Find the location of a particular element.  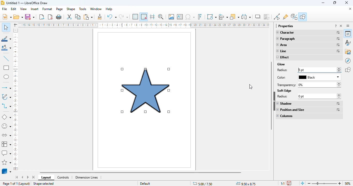

window is located at coordinates (96, 9).